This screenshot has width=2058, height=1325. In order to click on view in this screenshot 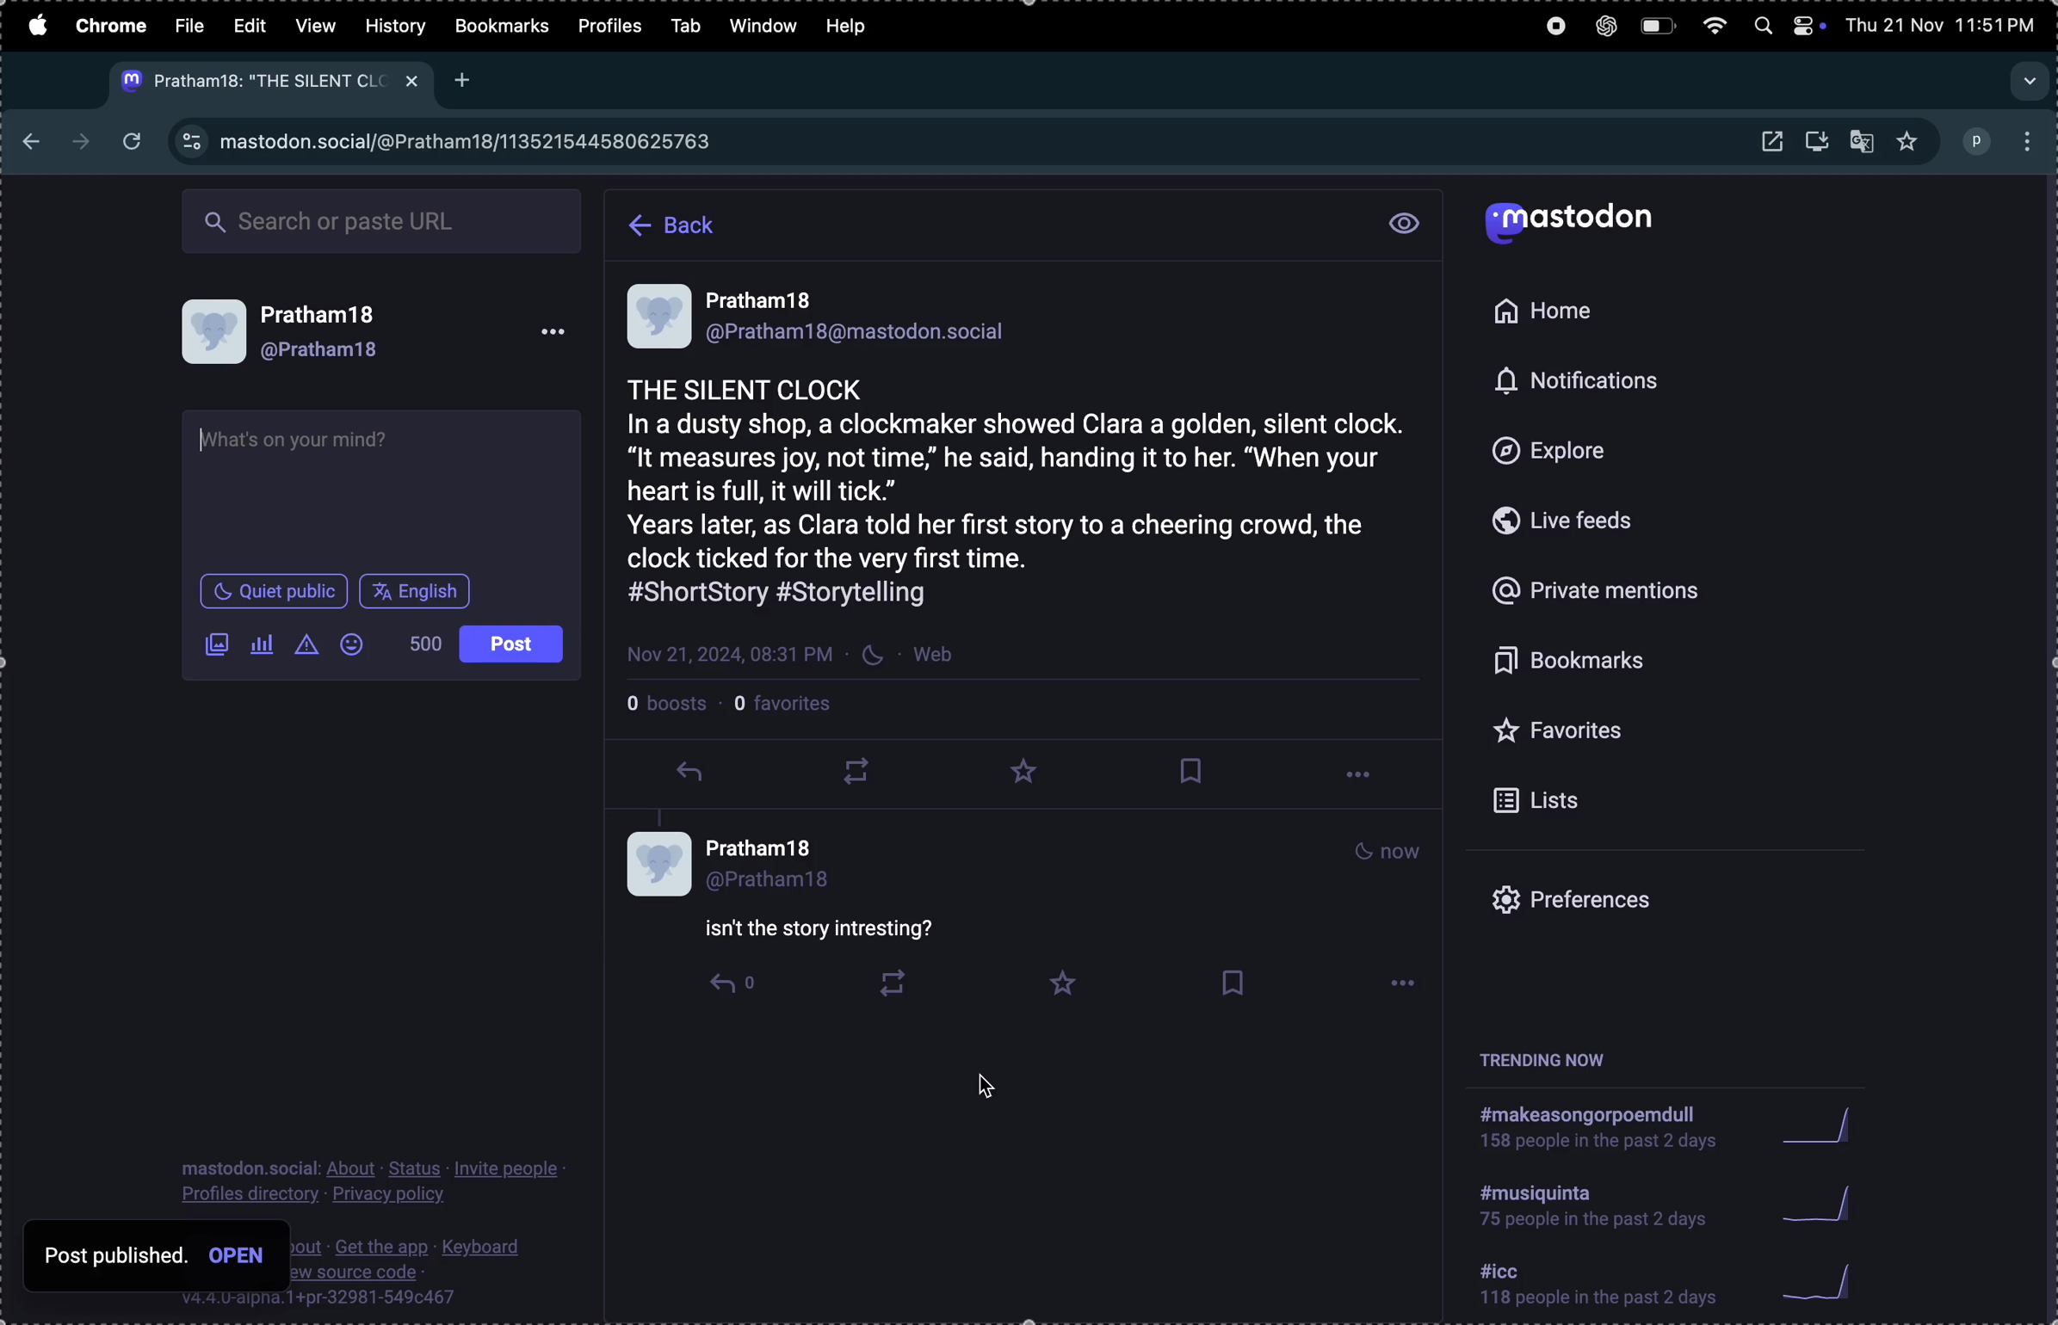, I will do `click(1404, 224)`.